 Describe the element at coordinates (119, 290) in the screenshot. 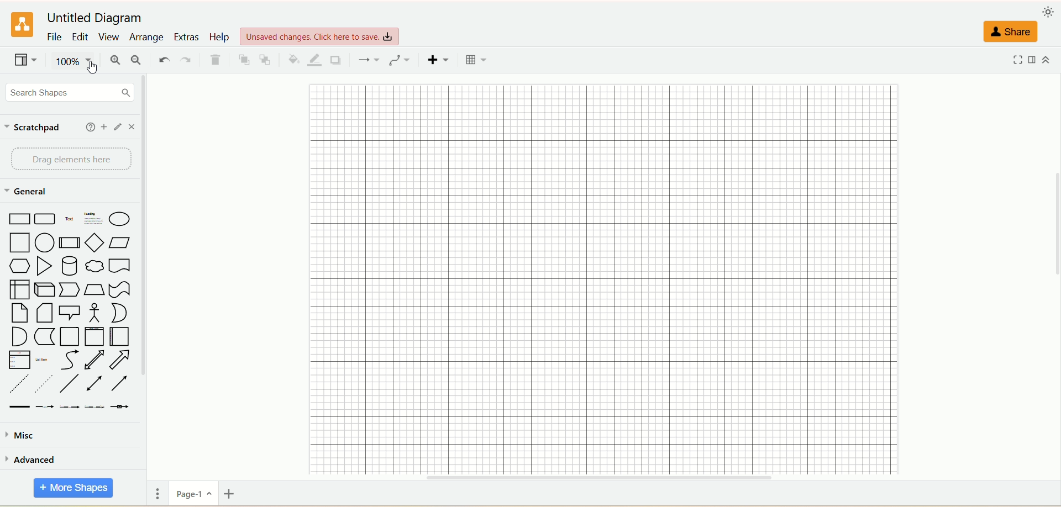

I see `tape` at that location.